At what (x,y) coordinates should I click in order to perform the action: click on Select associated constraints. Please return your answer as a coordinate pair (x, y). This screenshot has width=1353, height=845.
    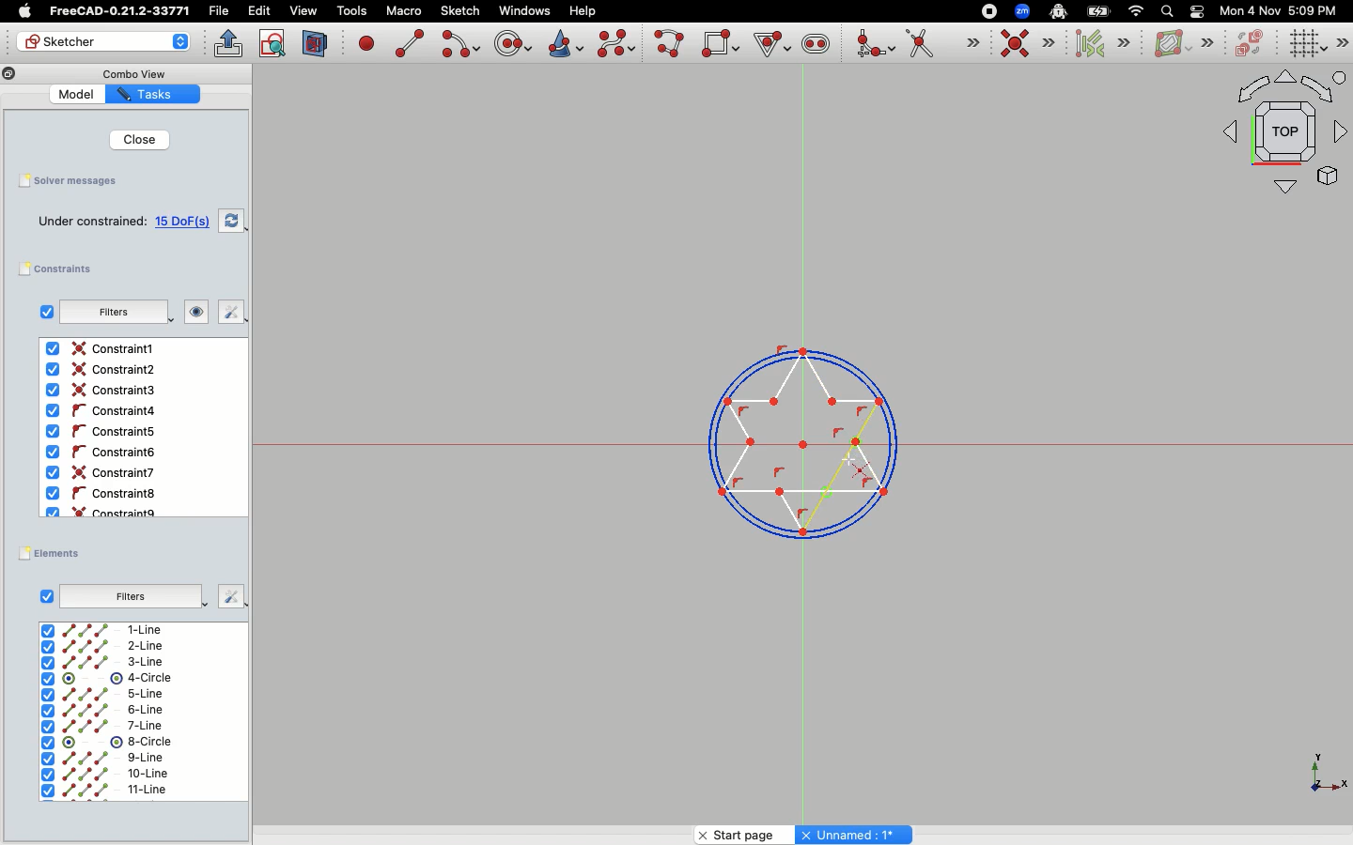
    Looking at the image, I should click on (1099, 43).